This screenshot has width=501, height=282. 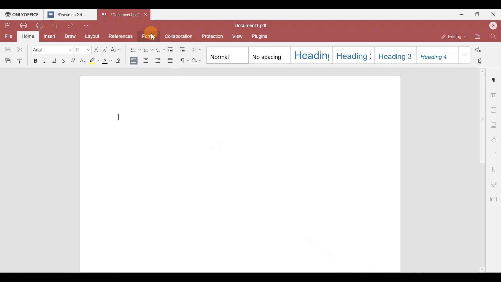 What do you see at coordinates (493, 37) in the screenshot?
I see `Find` at bounding box center [493, 37].